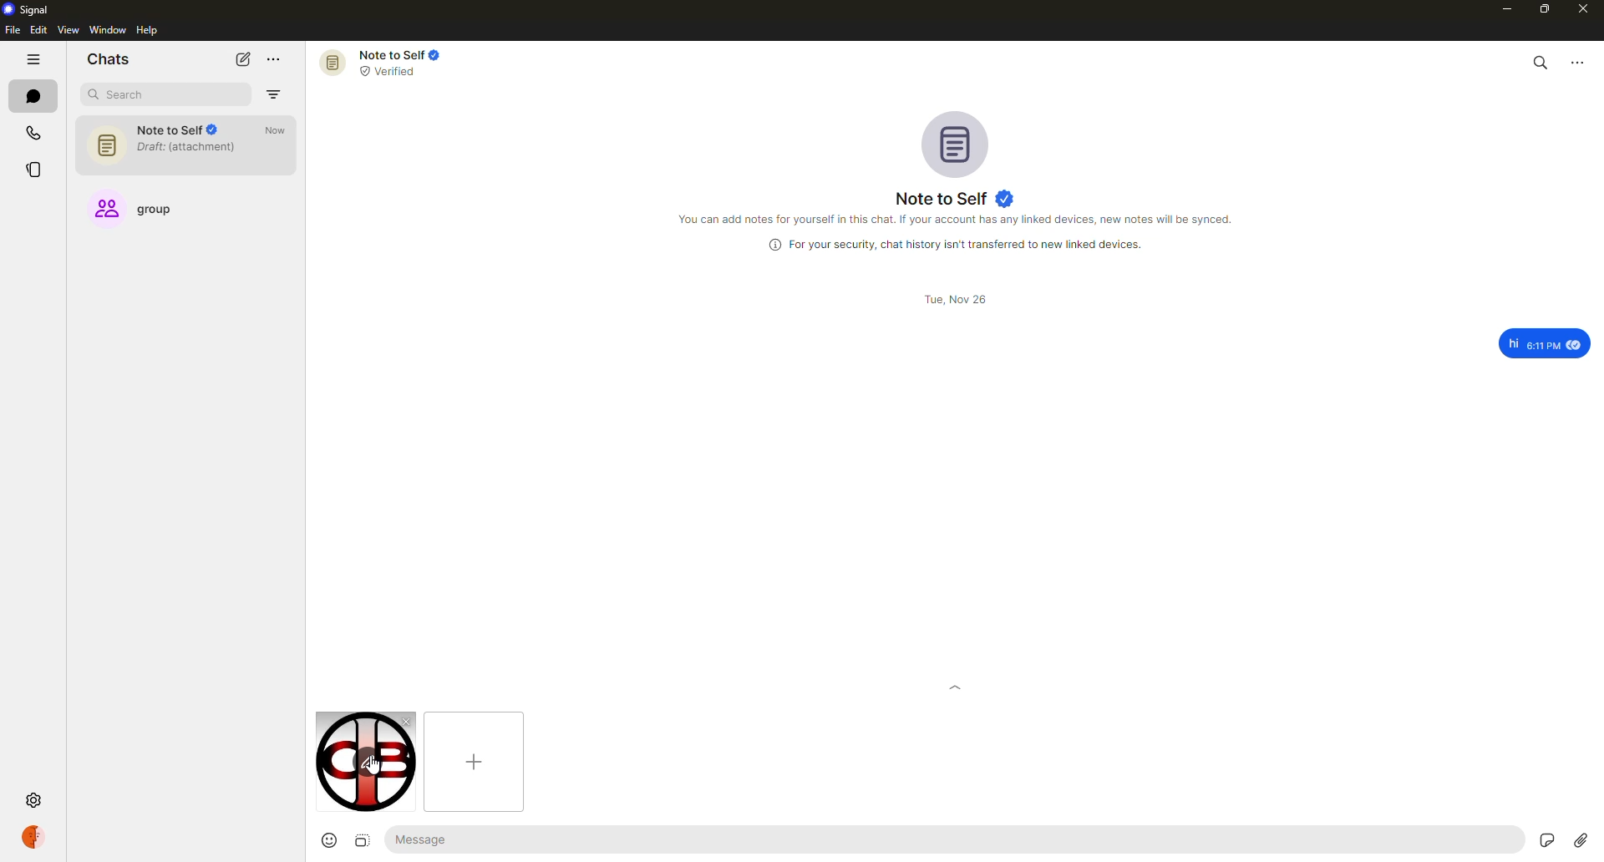 The height and width of the screenshot is (862, 1604). I want to click on note to self, so click(955, 199).